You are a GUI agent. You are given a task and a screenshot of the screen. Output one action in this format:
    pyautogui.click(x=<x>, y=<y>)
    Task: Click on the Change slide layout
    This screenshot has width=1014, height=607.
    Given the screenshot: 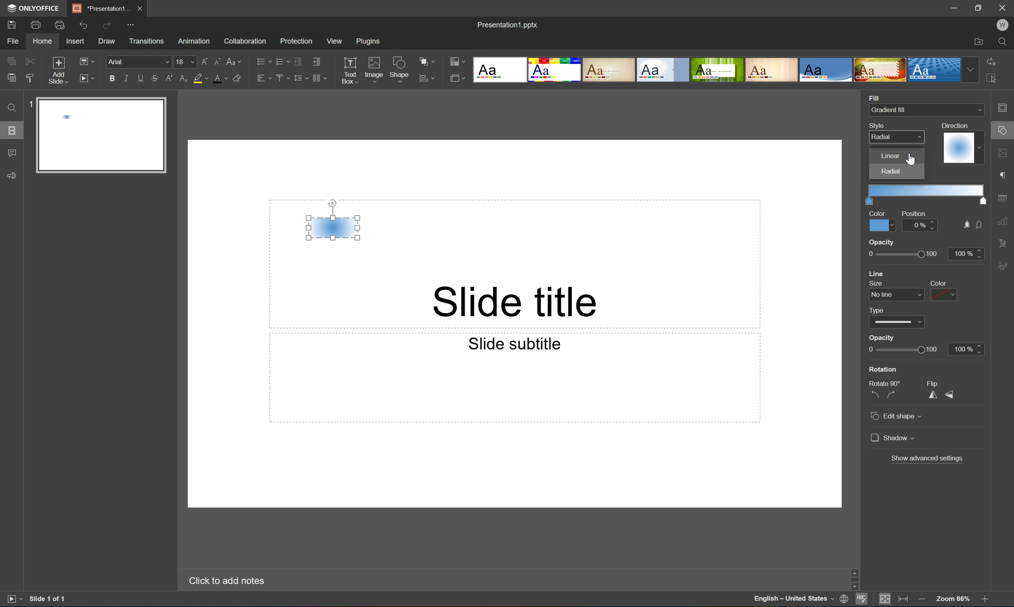 What is the action you would take?
    pyautogui.click(x=85, y=60)
    